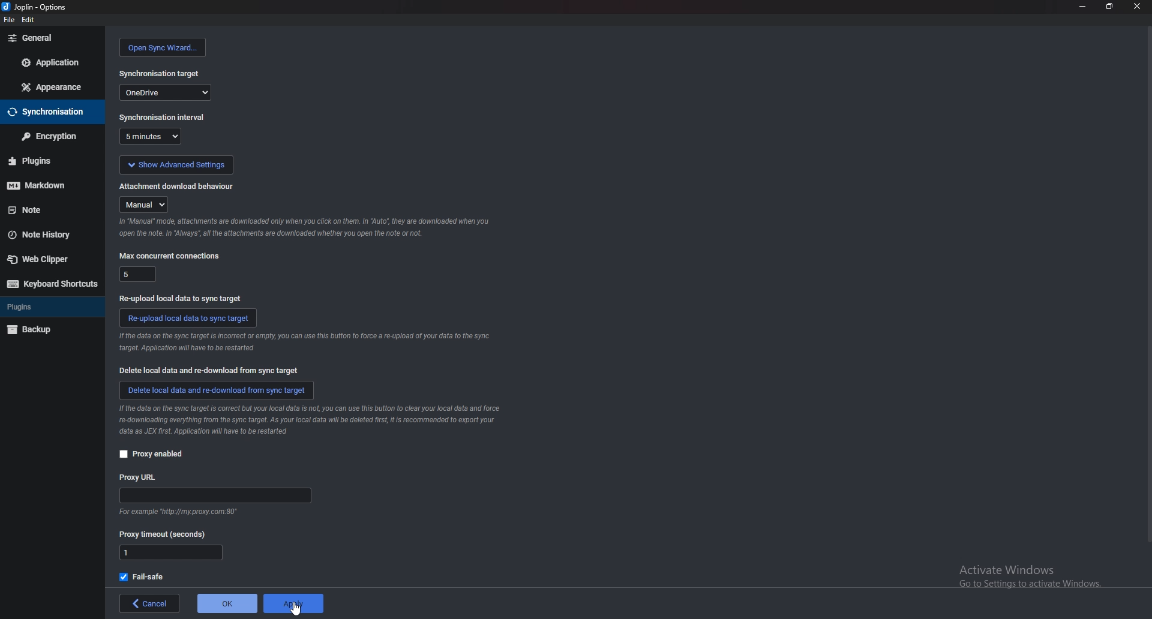 The height and width of the screenshot is (619, 1152). I want to click on proxy url, so click(139, 478).